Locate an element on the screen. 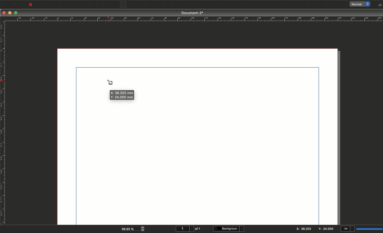  Edit text with story editor is located at coordinates (230, 5).